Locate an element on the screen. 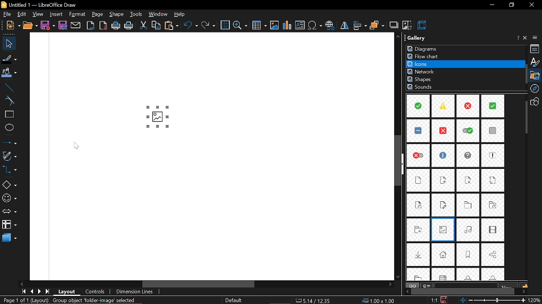  styles is located at coordinates (535, 62).